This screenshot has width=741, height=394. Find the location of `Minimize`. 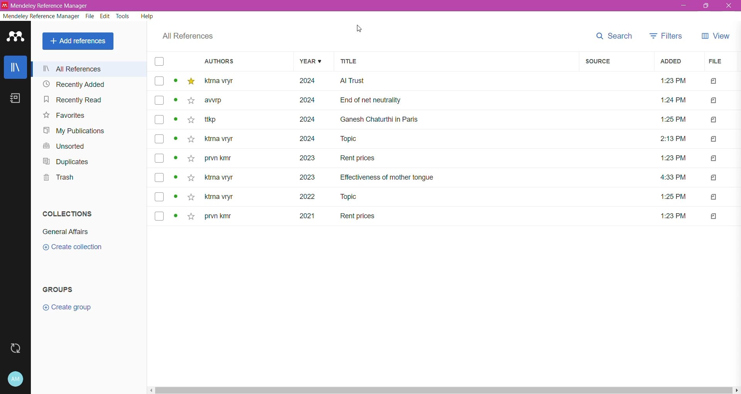

Minimize is located at coordinates (684, 6).